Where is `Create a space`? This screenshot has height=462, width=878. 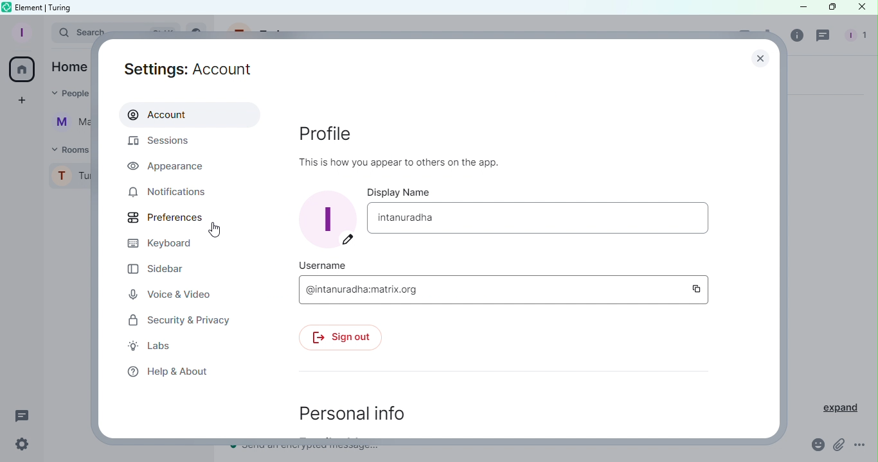 Create a space is located at coordinates (24, 100).